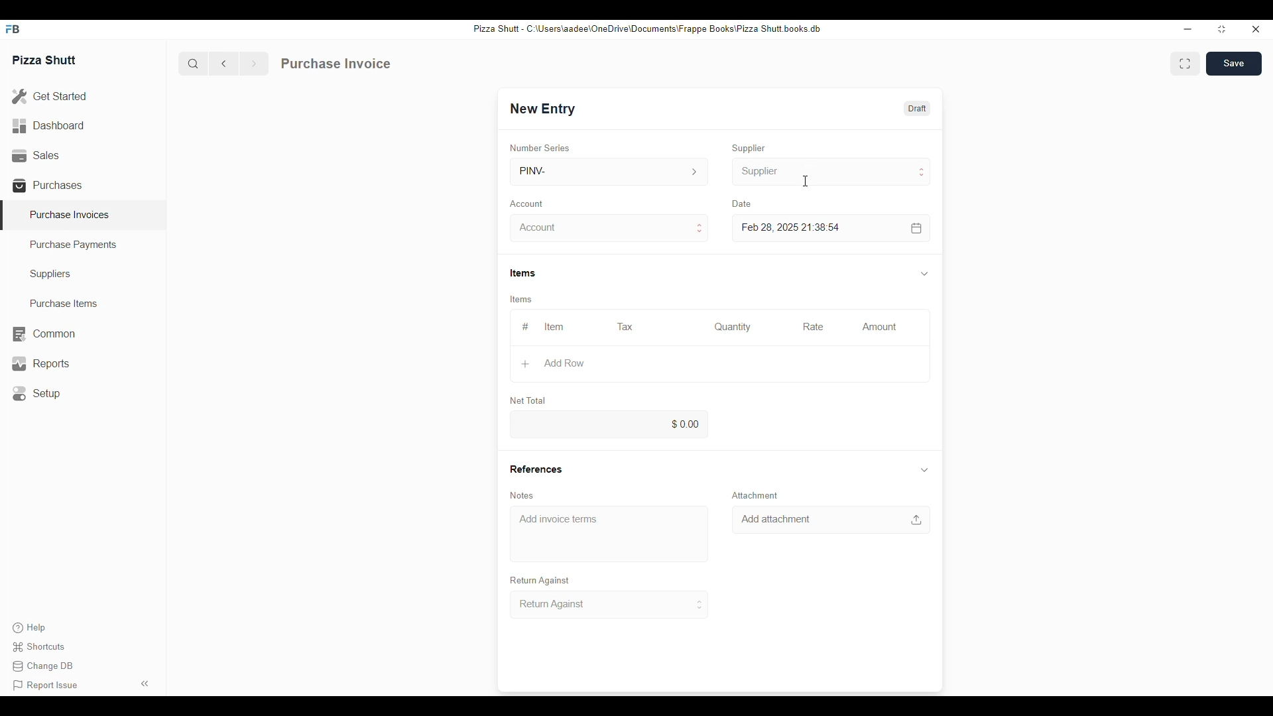  Describe the element at coordinates (611, 605) in the screenshot. I see `Return Against ` at that location.